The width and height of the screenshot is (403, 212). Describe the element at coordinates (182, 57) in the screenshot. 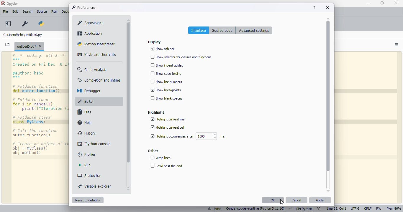

I see `show selector for classes and functions` at that location.